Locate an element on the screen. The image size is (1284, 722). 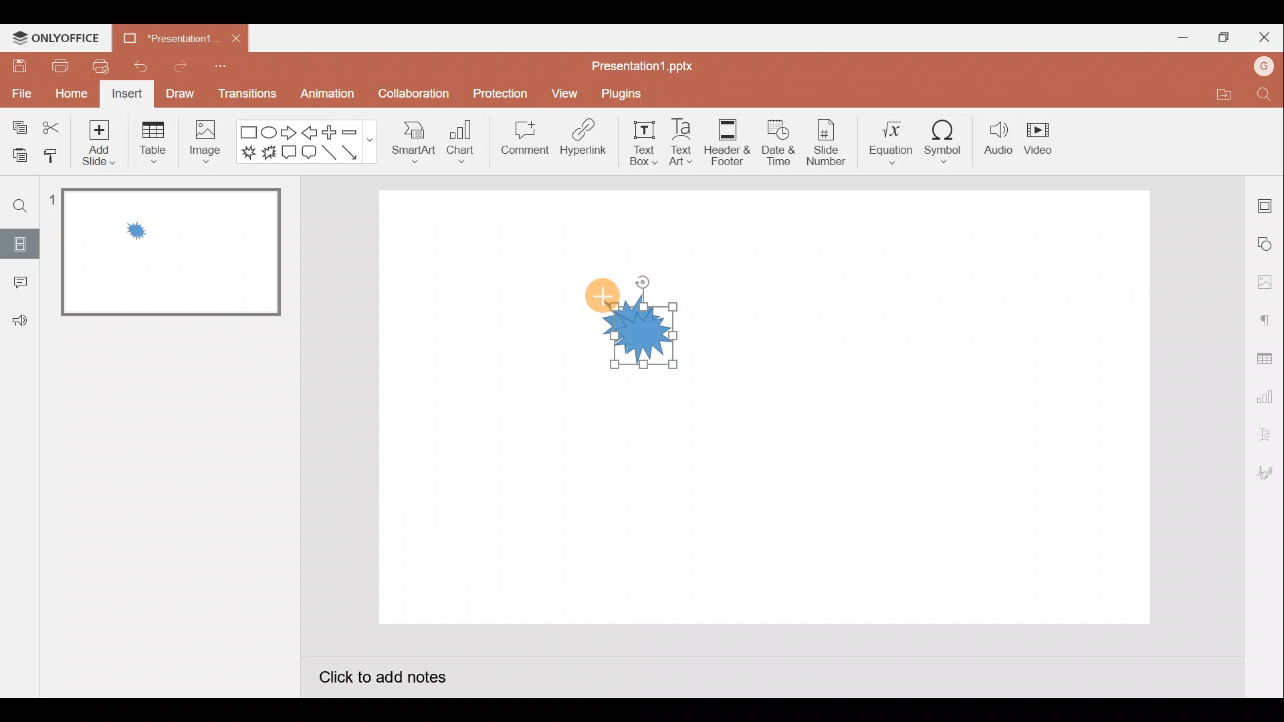
Save is located at coordinates (19, 68).